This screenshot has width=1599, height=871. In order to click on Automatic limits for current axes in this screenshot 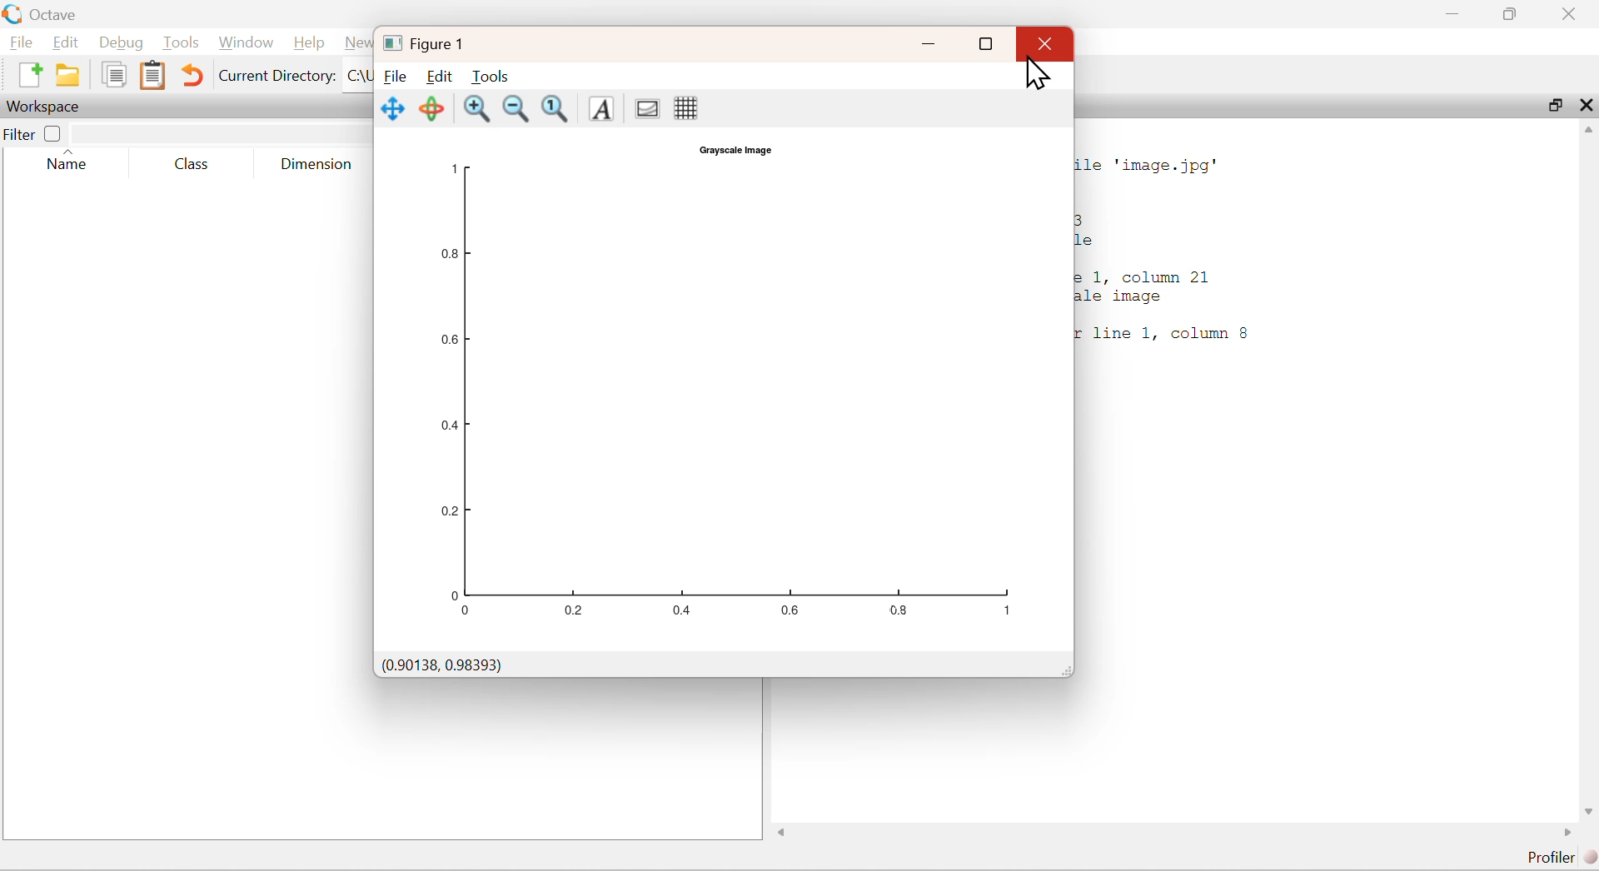, I will do `click(559, 110)`.